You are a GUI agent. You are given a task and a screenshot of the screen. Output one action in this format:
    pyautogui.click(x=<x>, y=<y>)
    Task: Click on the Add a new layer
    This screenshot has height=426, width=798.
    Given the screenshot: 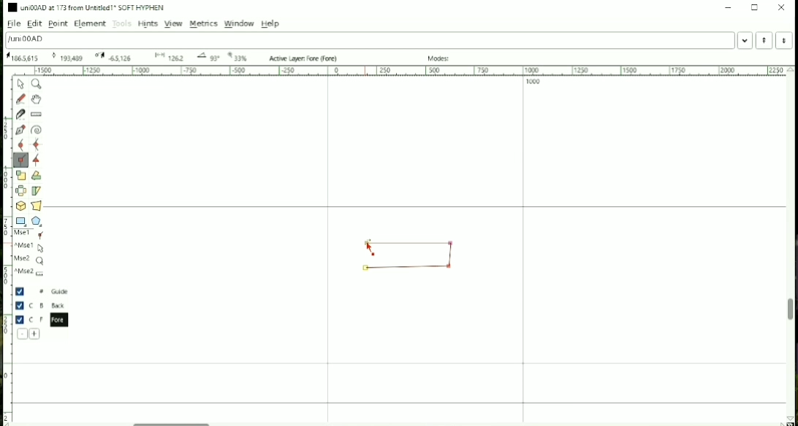 What is the action you would take?
    pyautogui.click(x=35, y=334)
    